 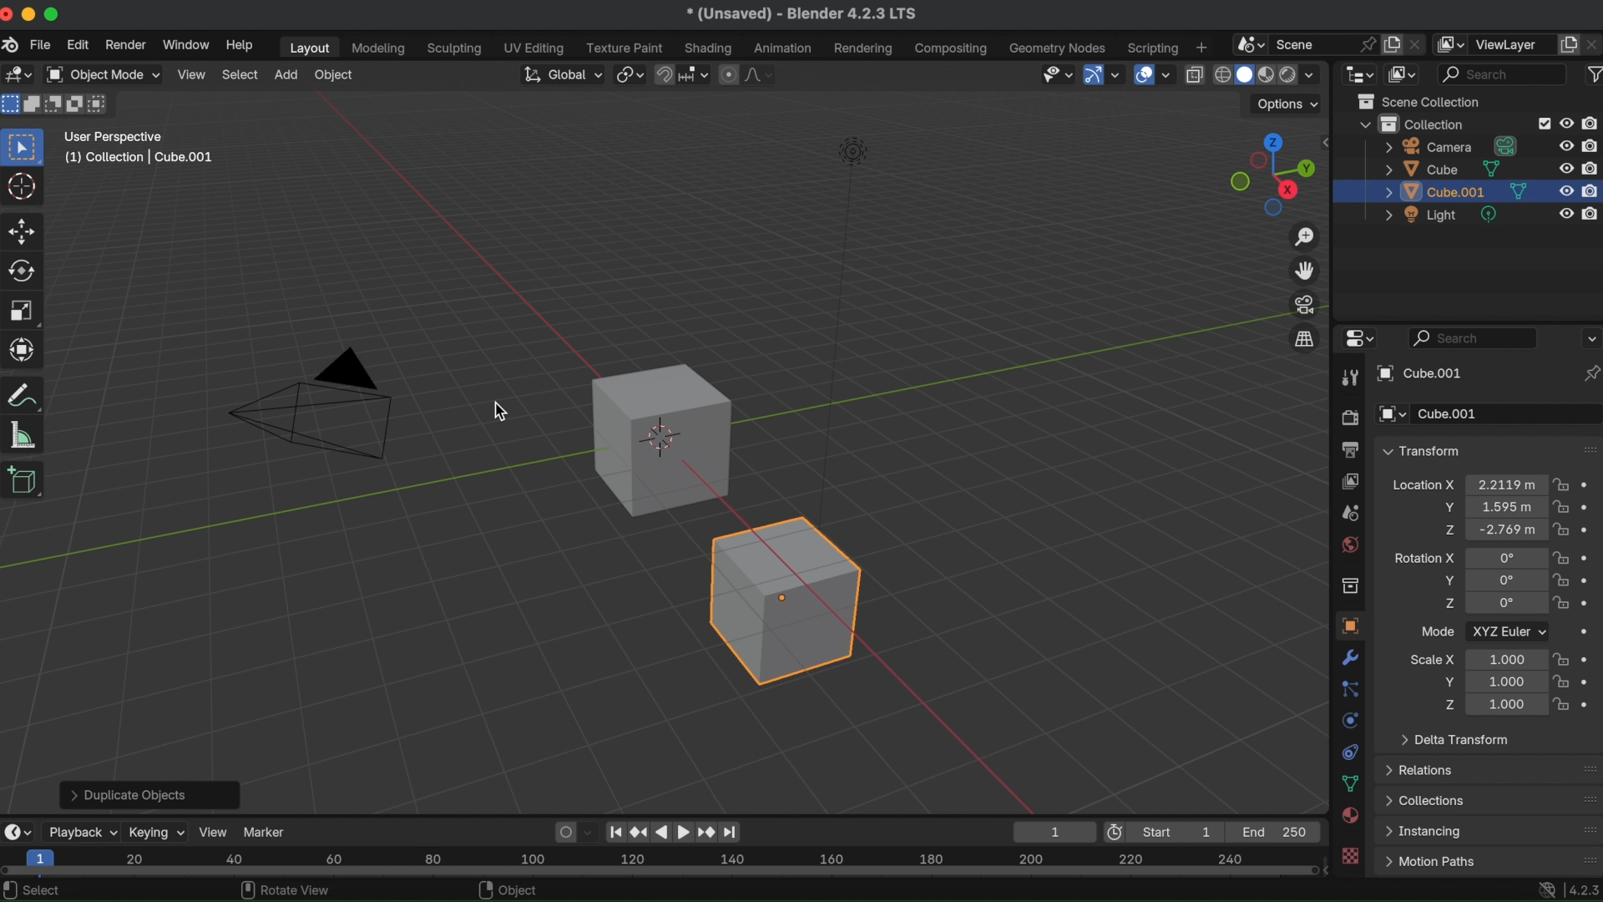 I want to click on object, so click(x=336, y=76).